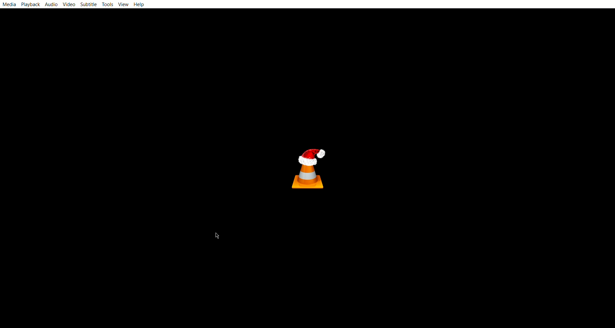  I want to click on playback, so click(31, 5).